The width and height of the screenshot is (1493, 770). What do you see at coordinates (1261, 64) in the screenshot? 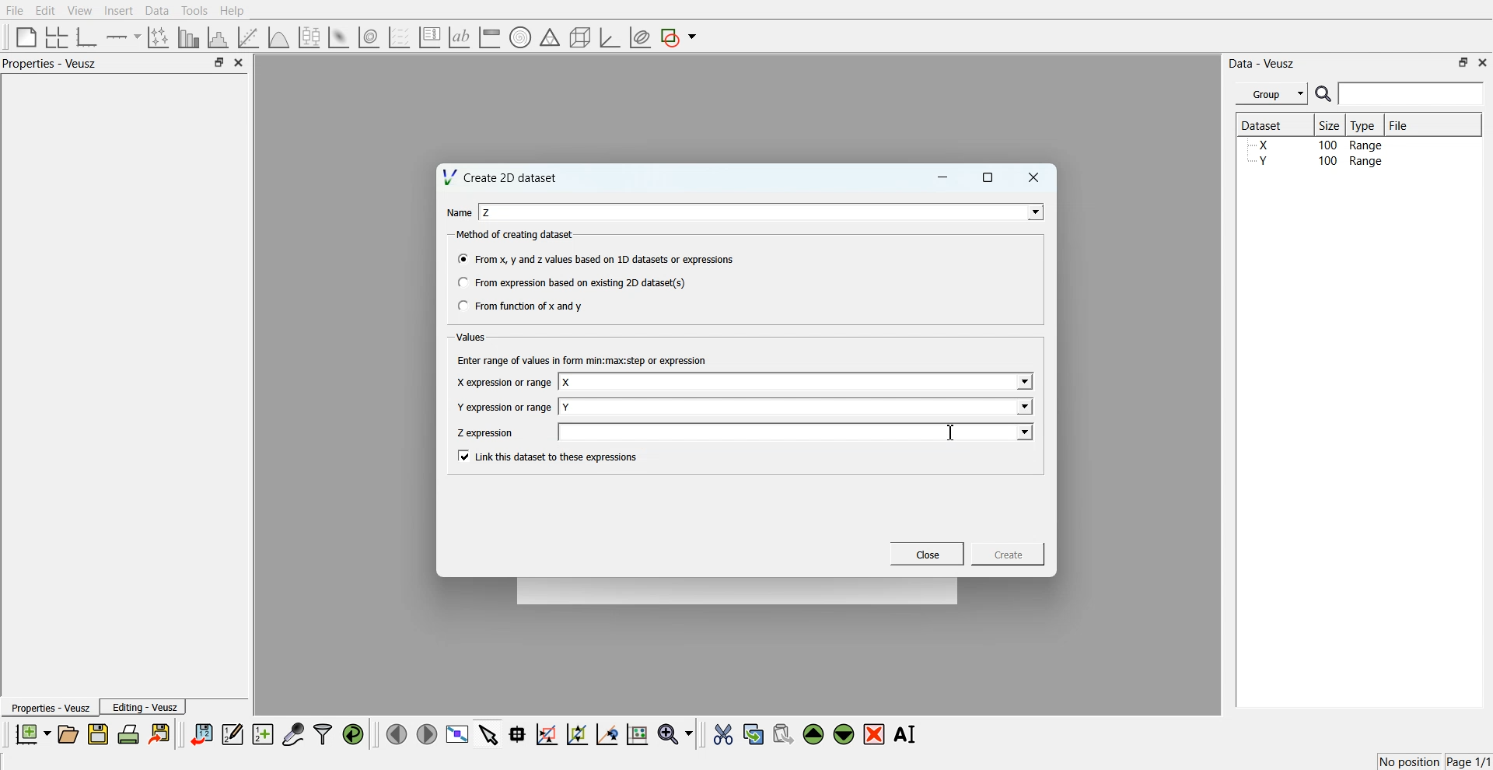
I see `Data - Veusz` at bounding box center [1261, 64].